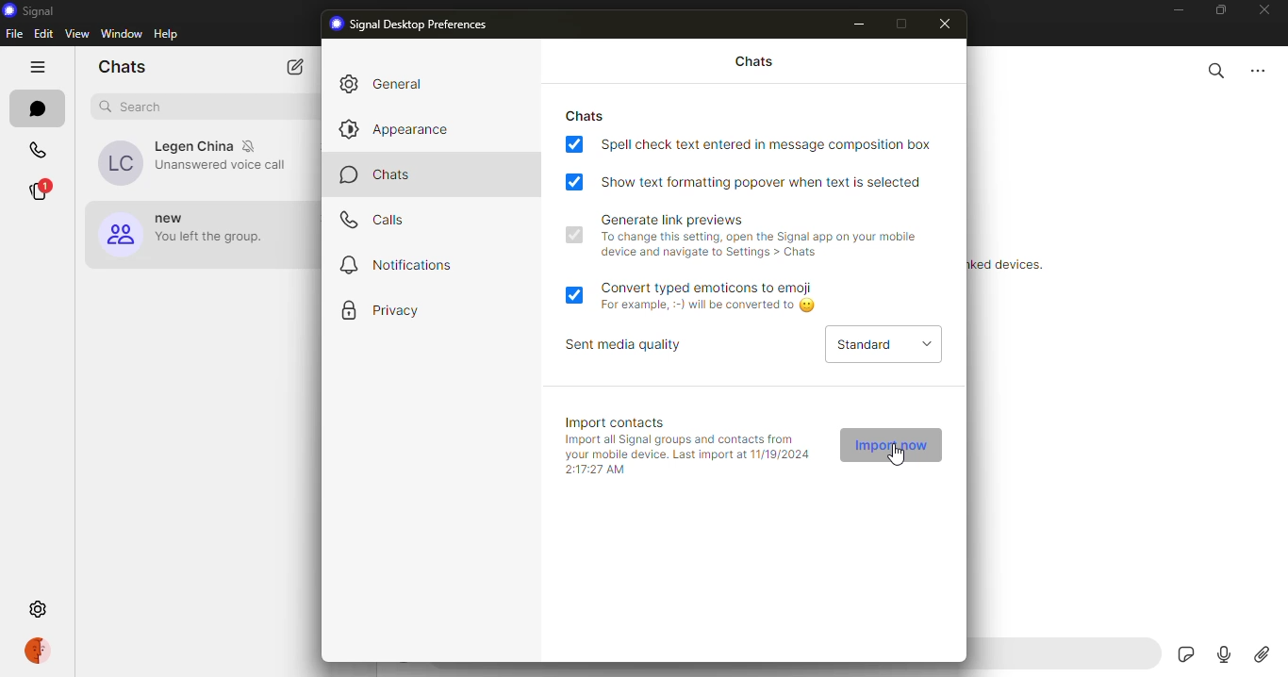  What do you see at coordinates (858, 25) in the screenshot?
I see `minimize` at bounding box center [858, 25].